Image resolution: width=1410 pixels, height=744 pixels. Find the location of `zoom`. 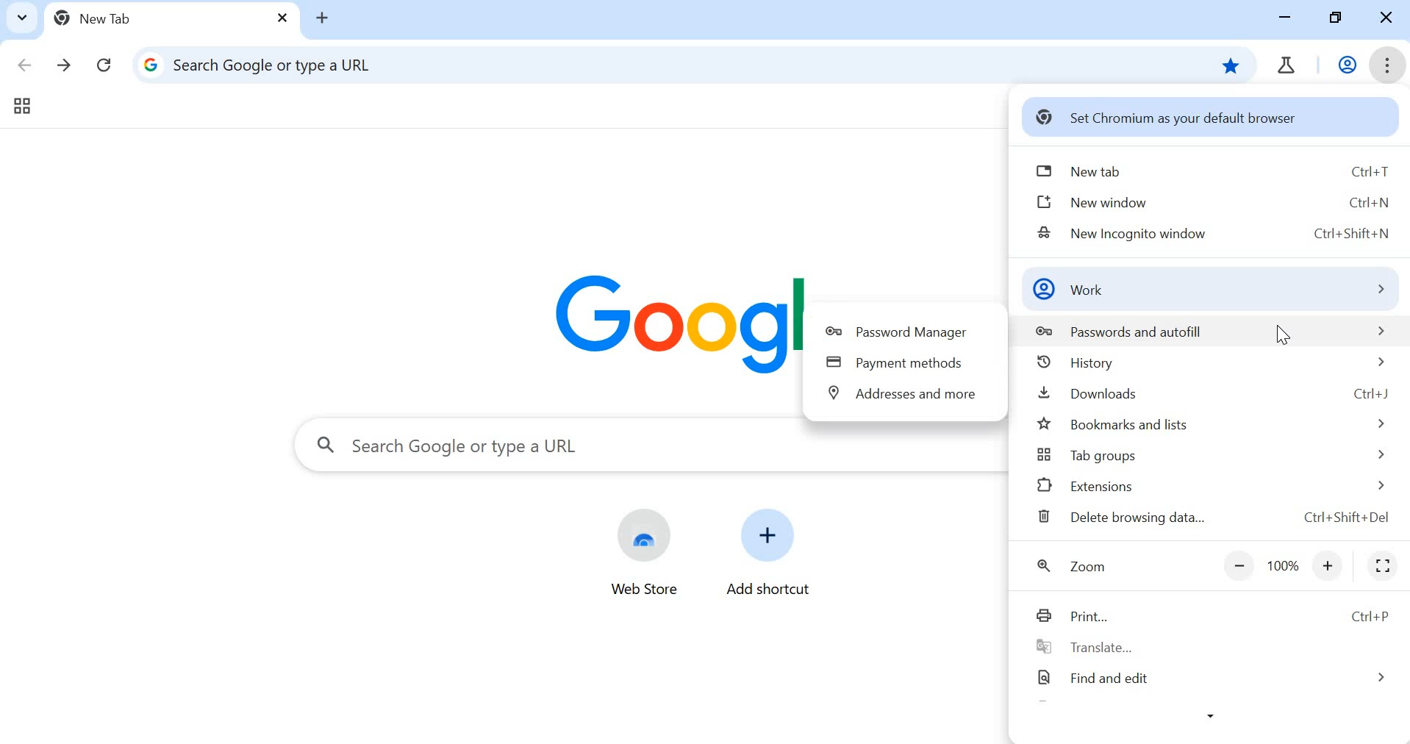

zoom is located at coordinates (1070, 564).